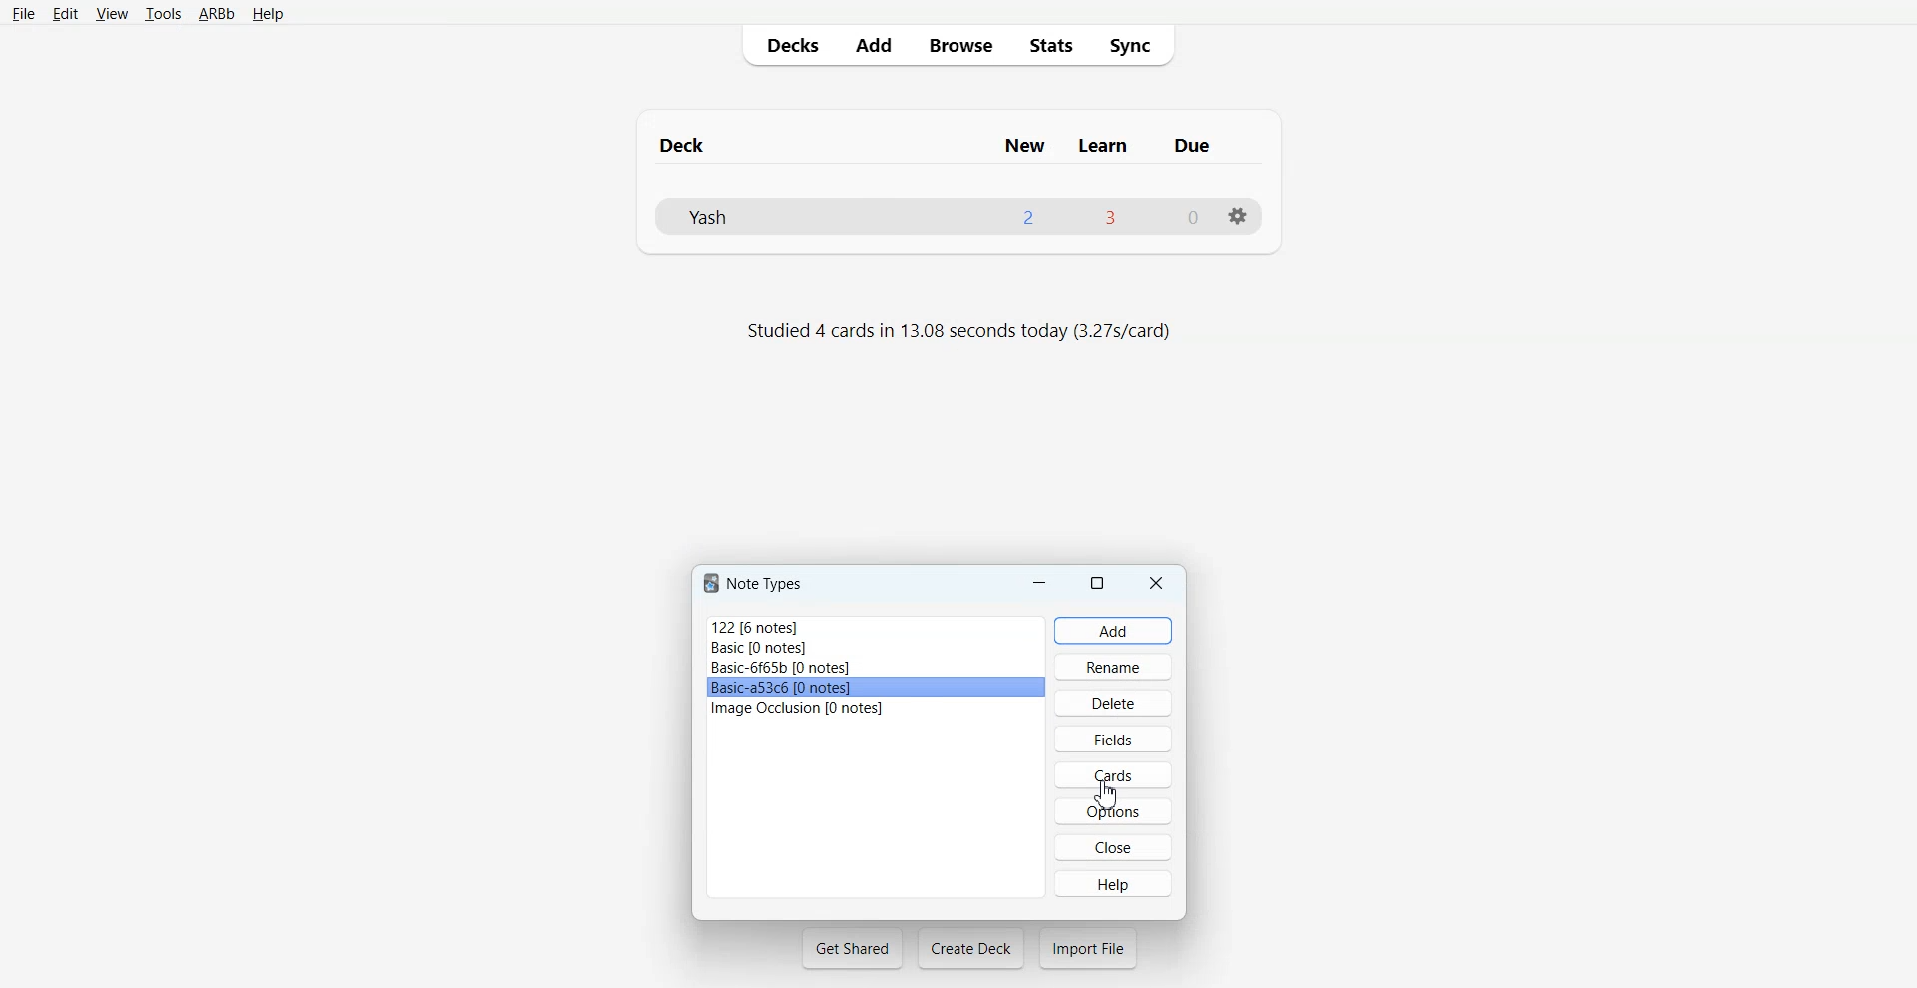  What do you see at coordinates (962, 332) in the screenshot?
I see `Studied 4 cards in 13.08 seconds today (3.27s/card)` at bounding box center [962, 332].